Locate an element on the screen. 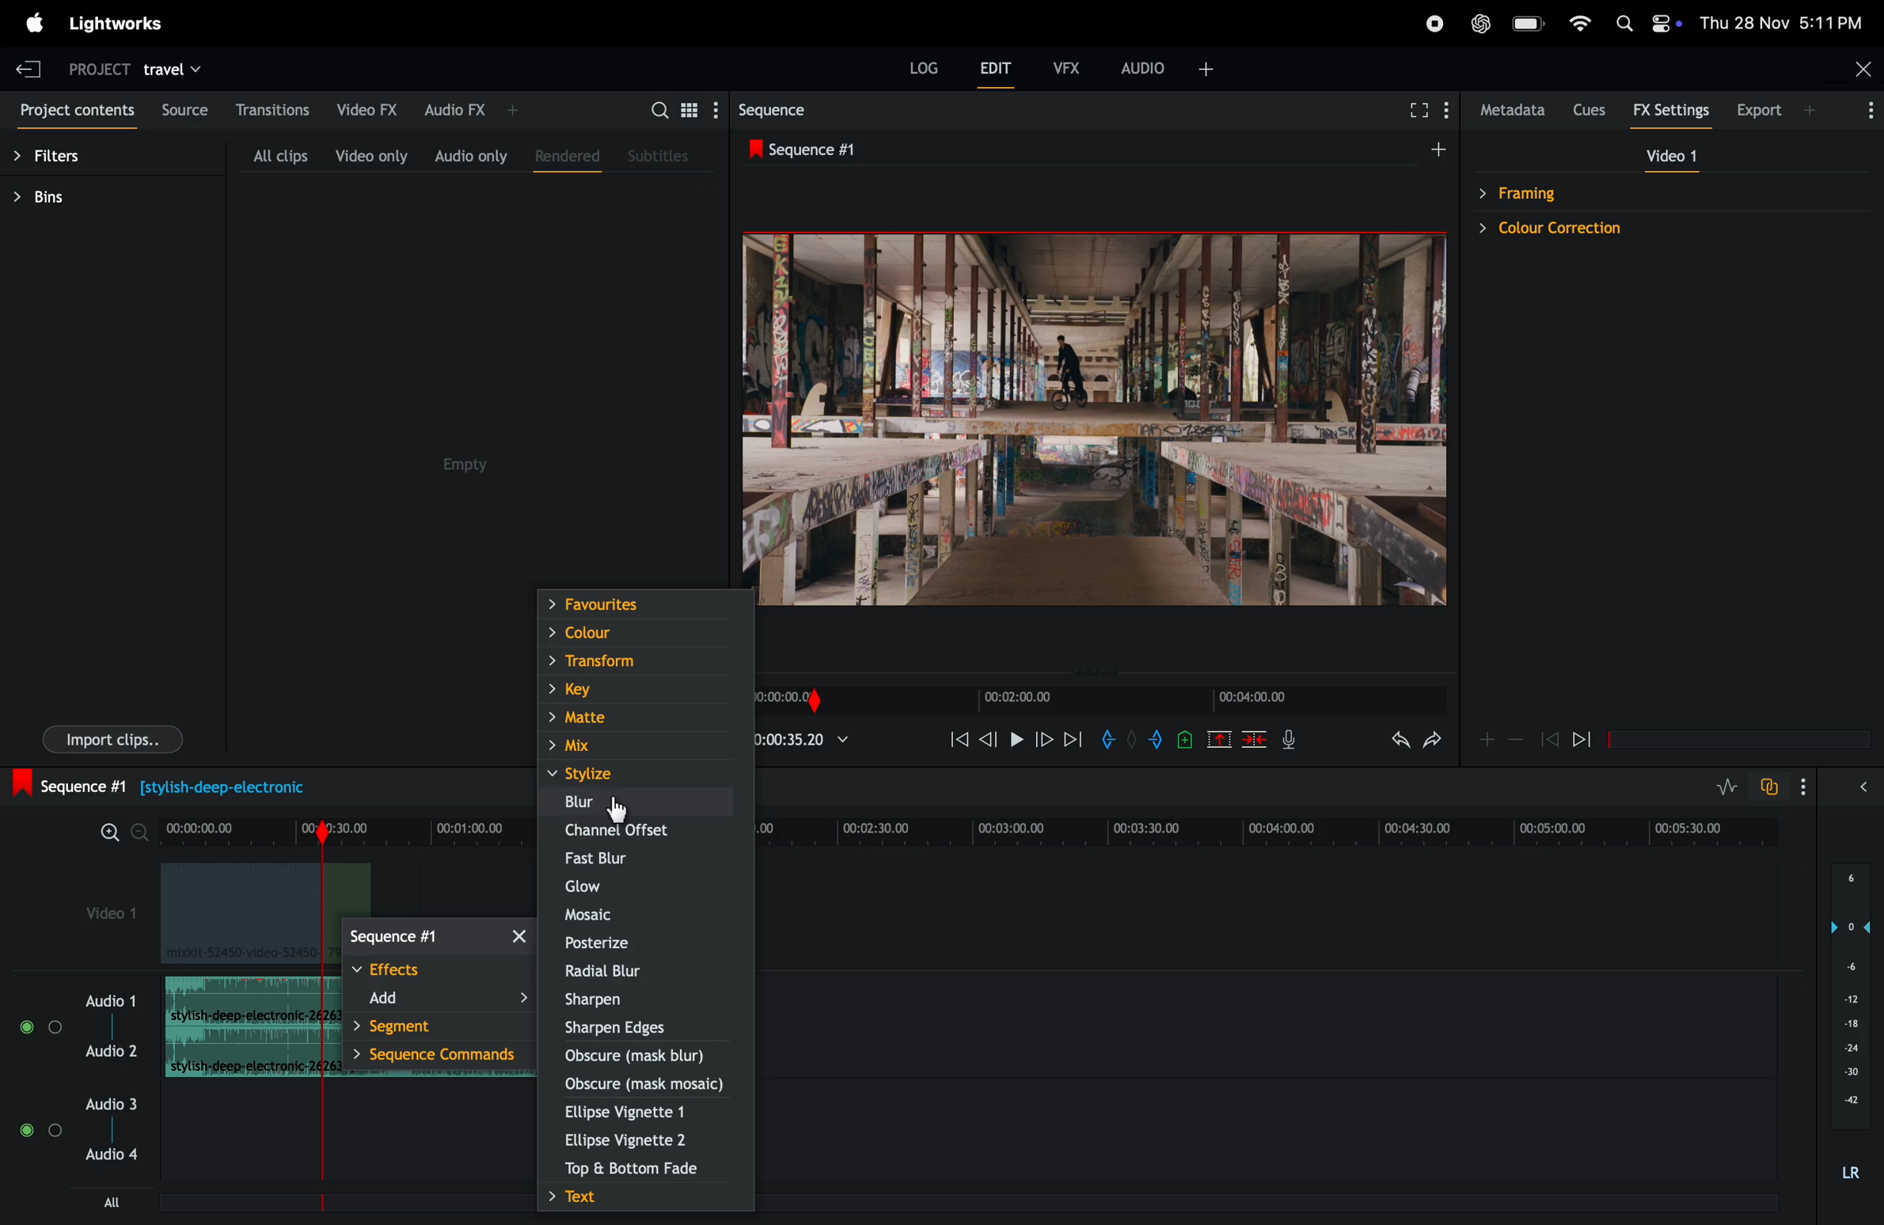 The width and height of the screenshot is (1884, 1225). project contents is located at coordinates (74, 113).